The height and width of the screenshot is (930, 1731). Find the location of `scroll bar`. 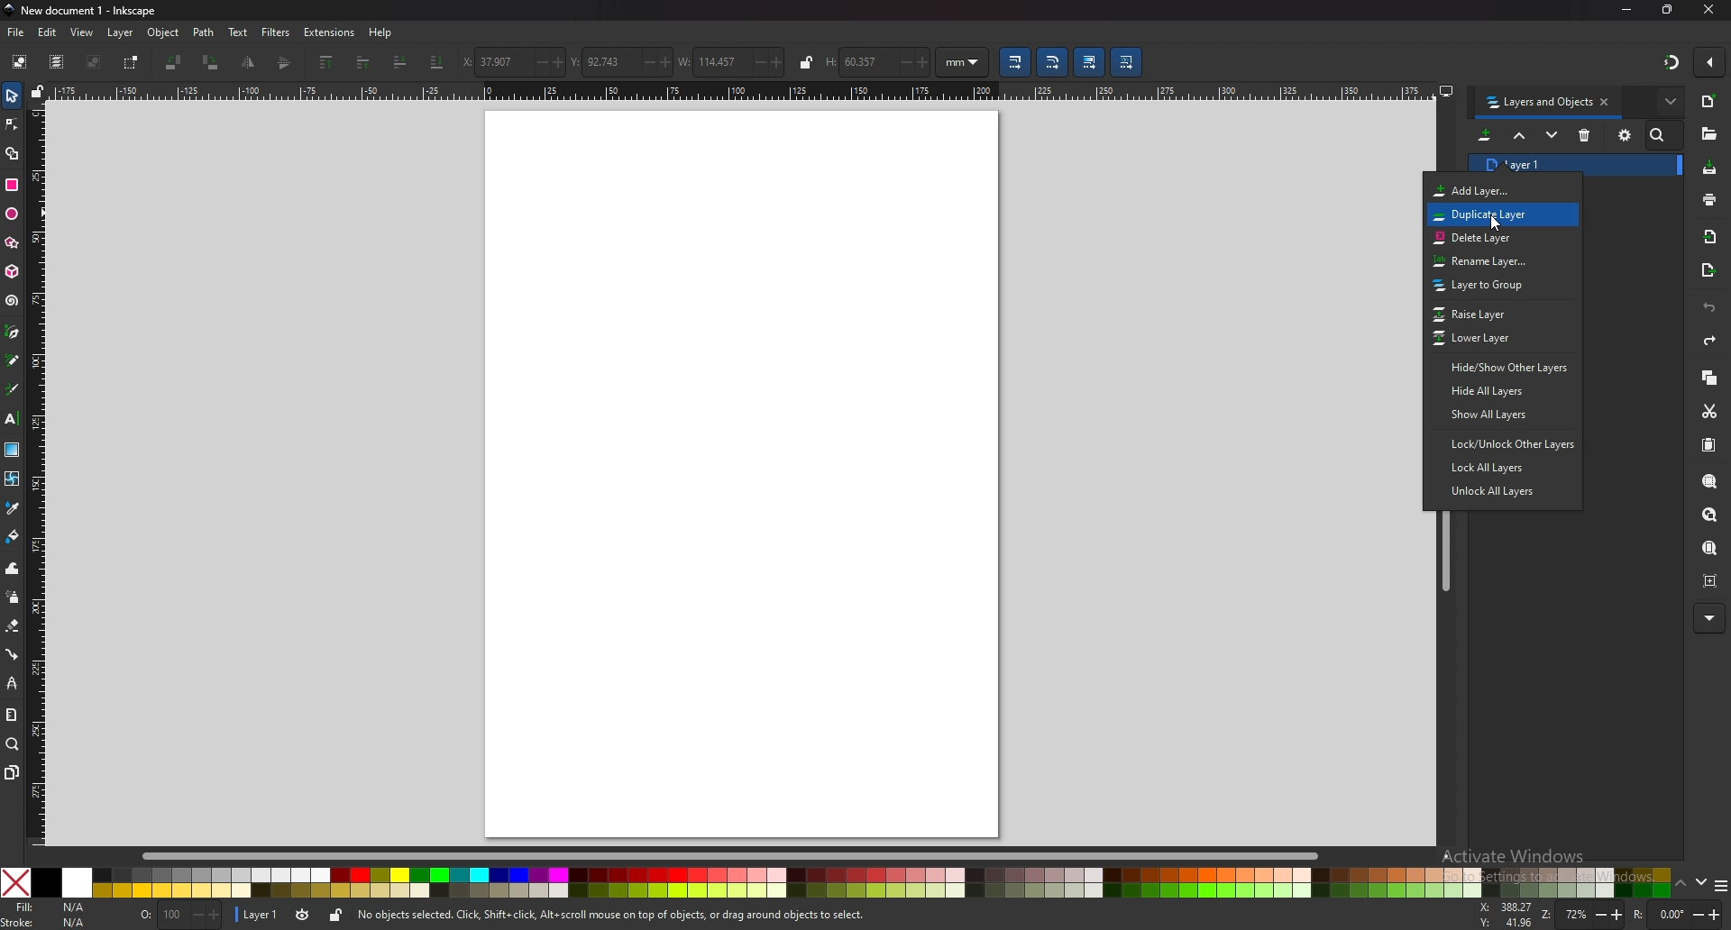

scroll bar is located at coordinates (747, 856).